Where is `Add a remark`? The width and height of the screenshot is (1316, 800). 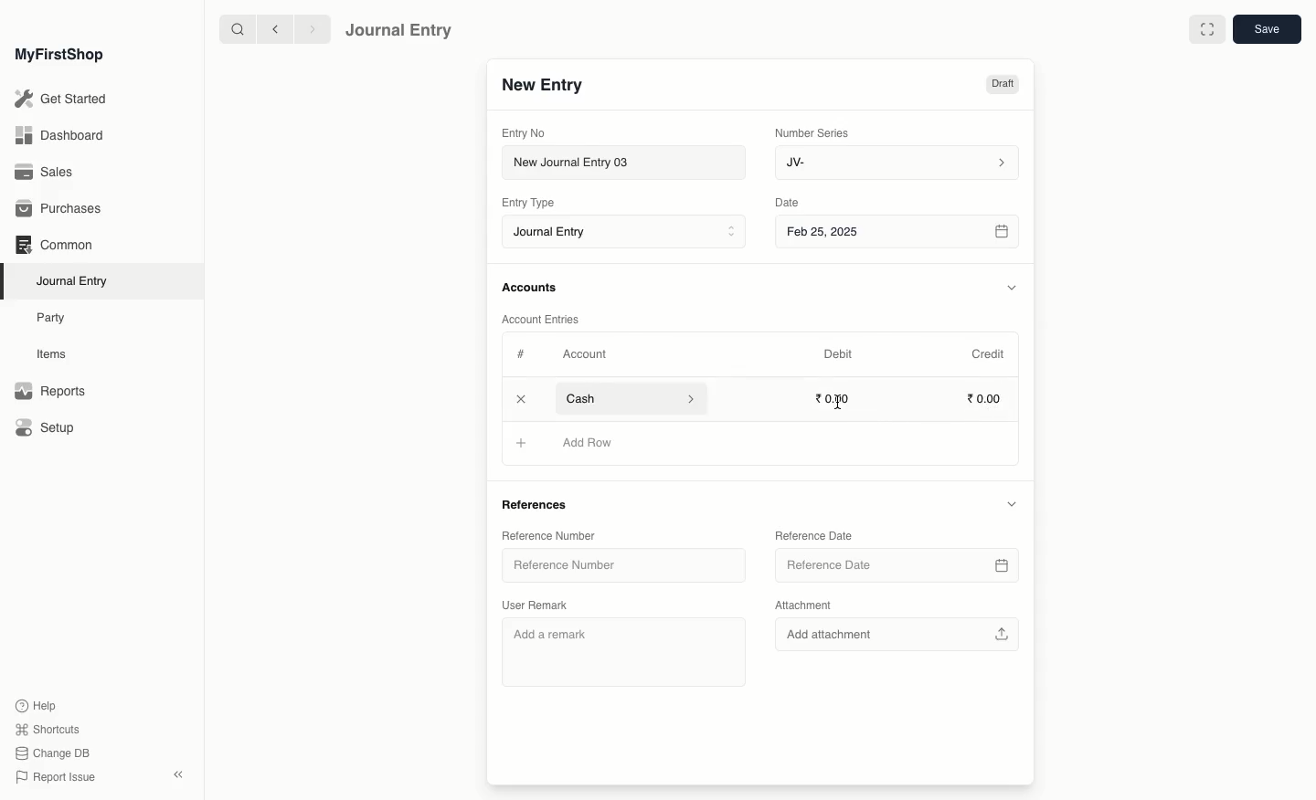 Add a remark is located at coordinates (623, 651).